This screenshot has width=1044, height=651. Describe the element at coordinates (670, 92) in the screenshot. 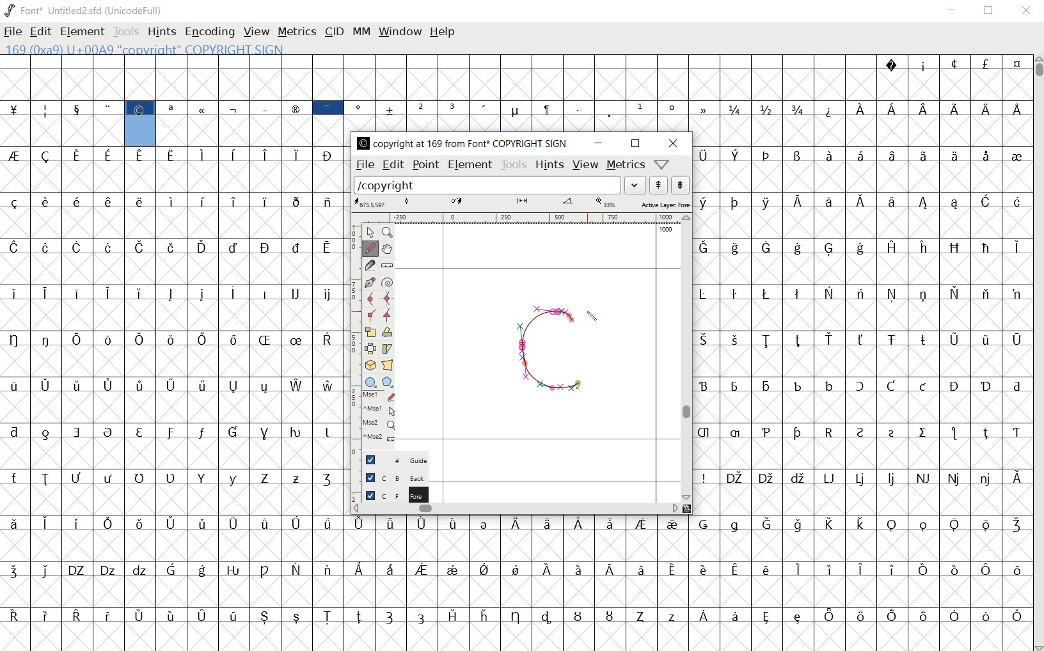

I see `glyph characters` at that location.